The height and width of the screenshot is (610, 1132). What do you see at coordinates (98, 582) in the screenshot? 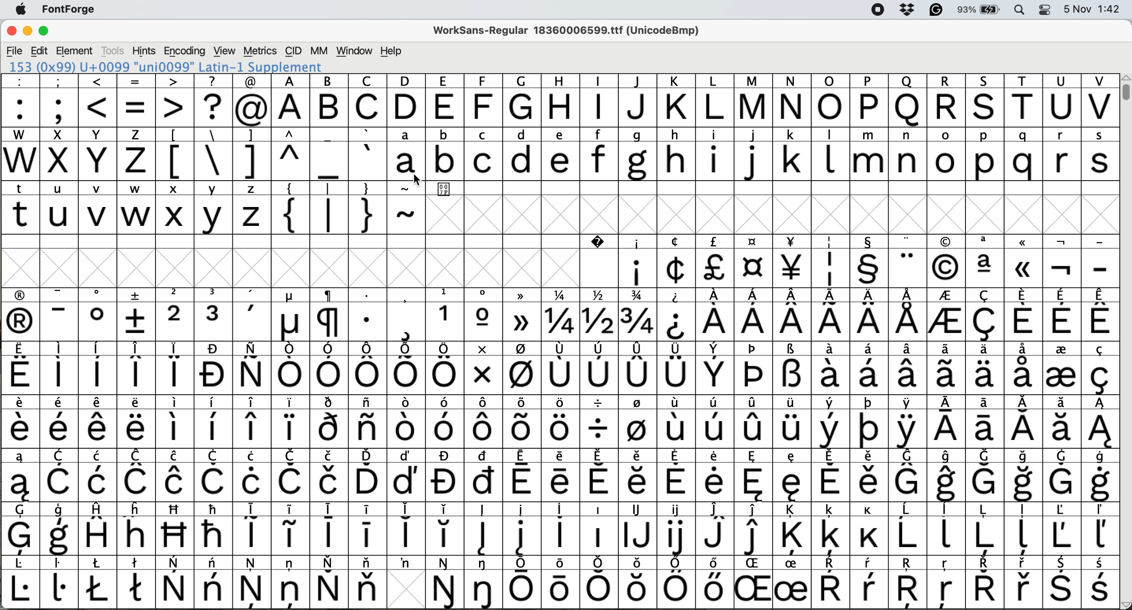
I see `symbol` at bounding box center [98, 582].